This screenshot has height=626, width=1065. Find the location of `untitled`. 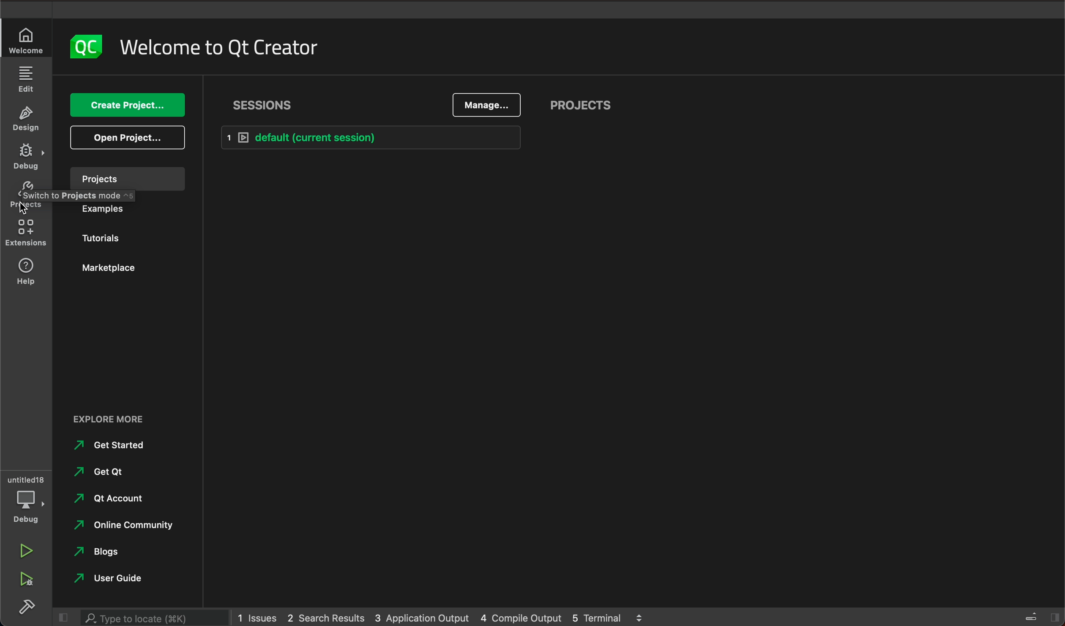

untitled is located at coordinates (26, 480).